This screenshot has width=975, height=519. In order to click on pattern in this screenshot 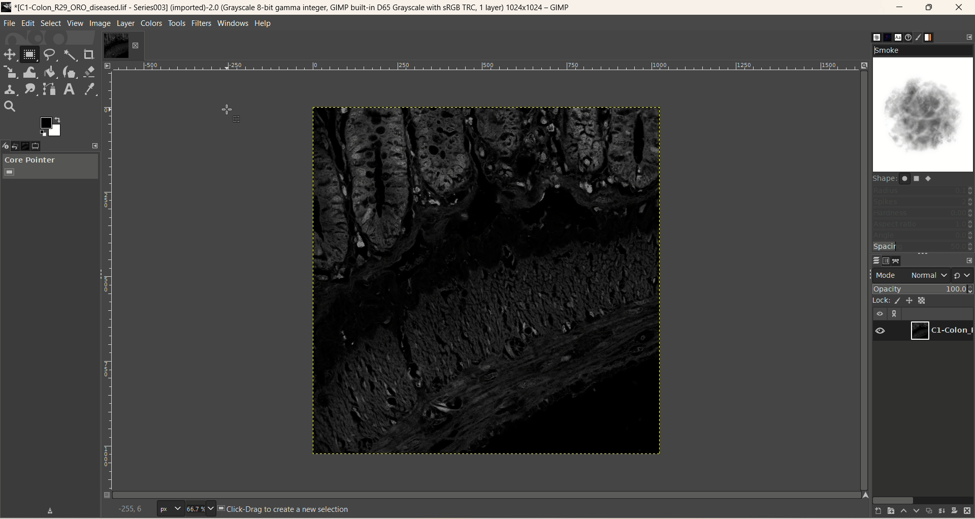, I will do `click(888, 38)`.